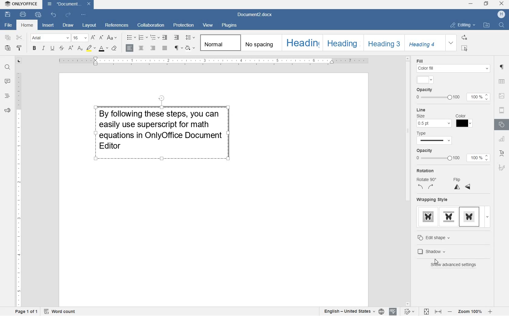 The height and width of the screenshot is (316, 509). Describe the element at coordinates (342, 42) in the screenshot. I see `HEADING 2` at that location.